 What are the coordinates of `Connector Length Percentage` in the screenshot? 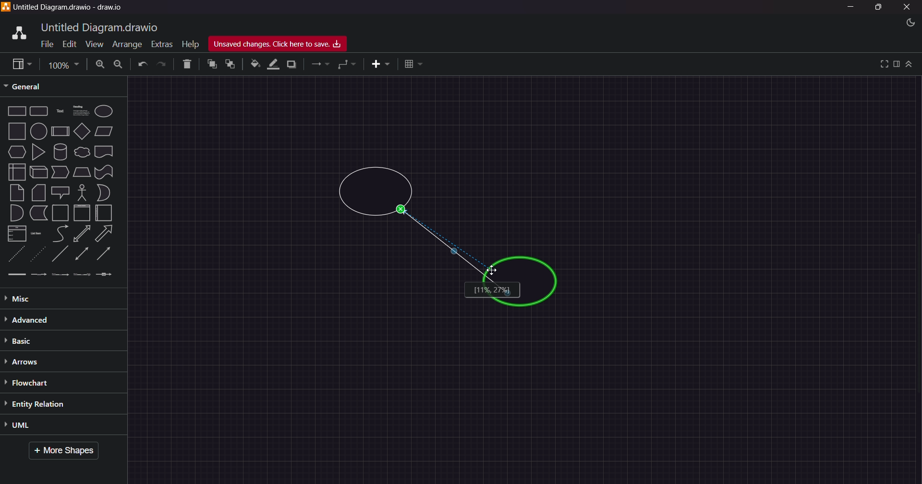 It's located at (492, 290).